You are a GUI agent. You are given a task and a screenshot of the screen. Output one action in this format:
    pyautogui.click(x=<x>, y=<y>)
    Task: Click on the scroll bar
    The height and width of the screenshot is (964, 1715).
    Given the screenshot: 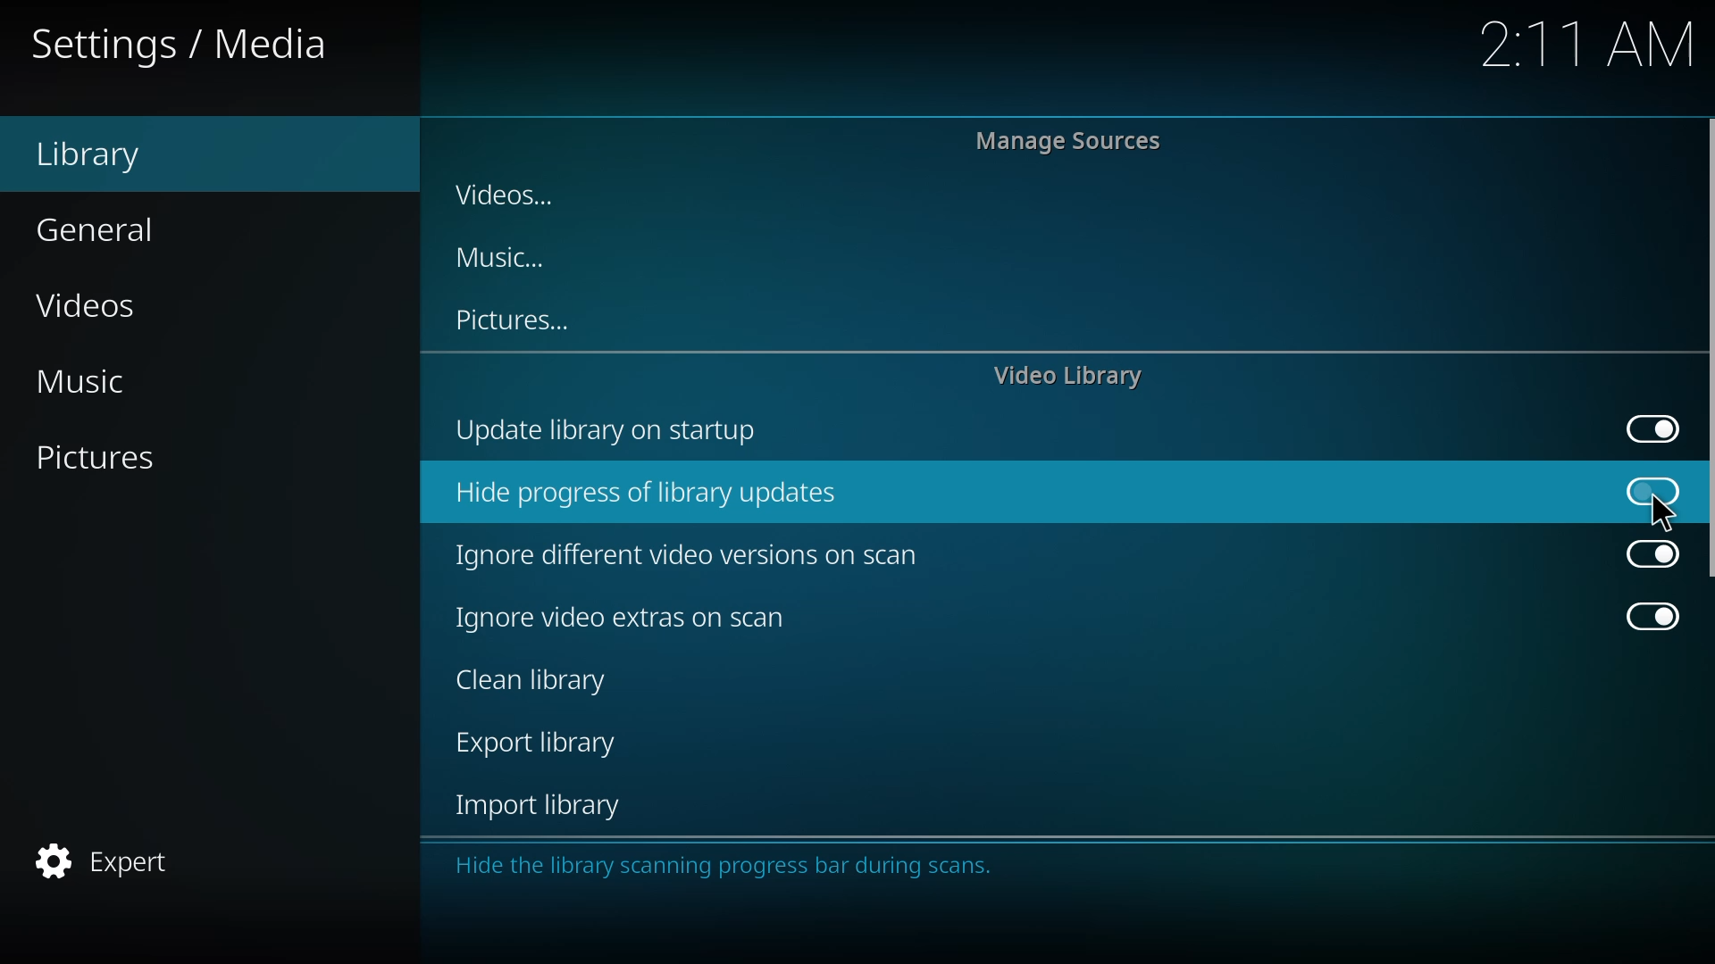 What is the action you would take?
    pyautogui.click(x=1711, y=351)
    